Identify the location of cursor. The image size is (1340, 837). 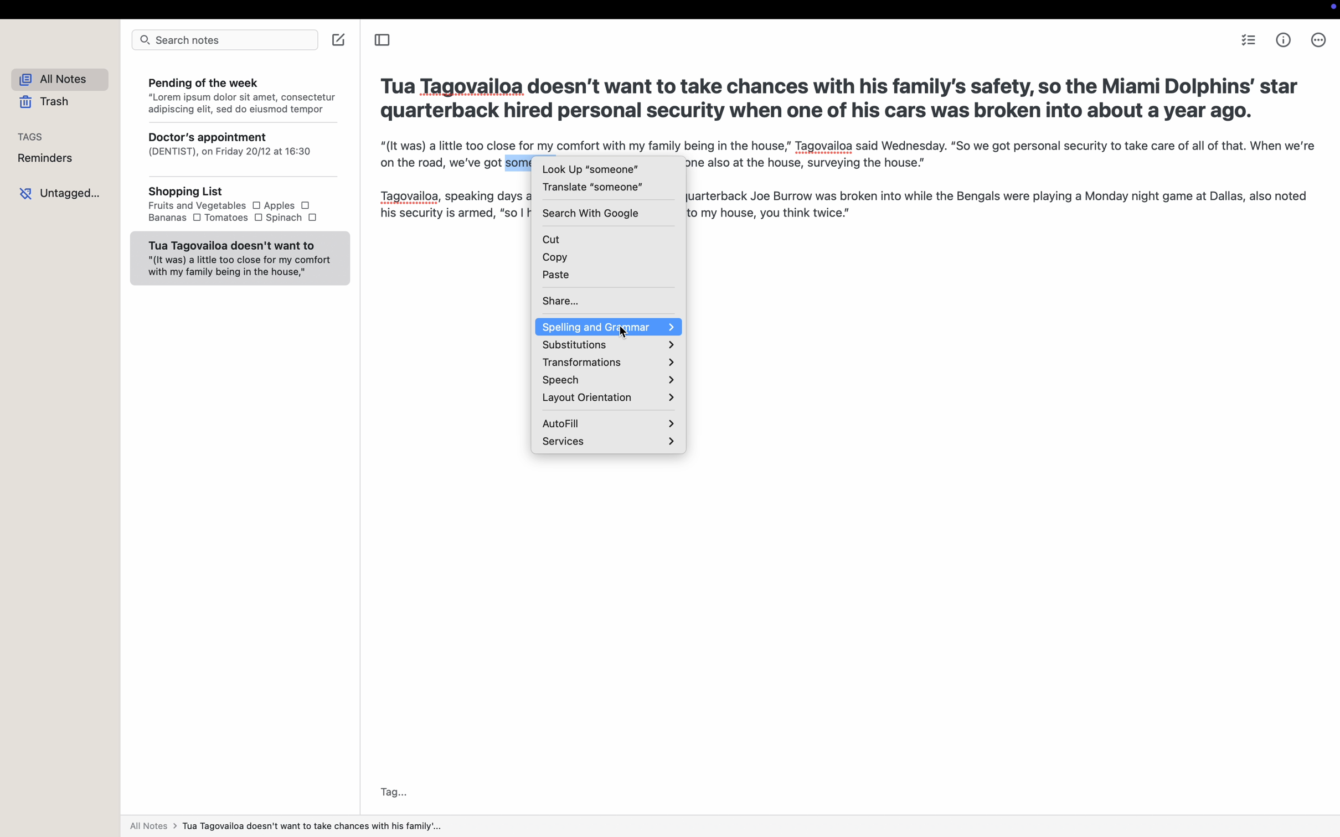
(626, 333).